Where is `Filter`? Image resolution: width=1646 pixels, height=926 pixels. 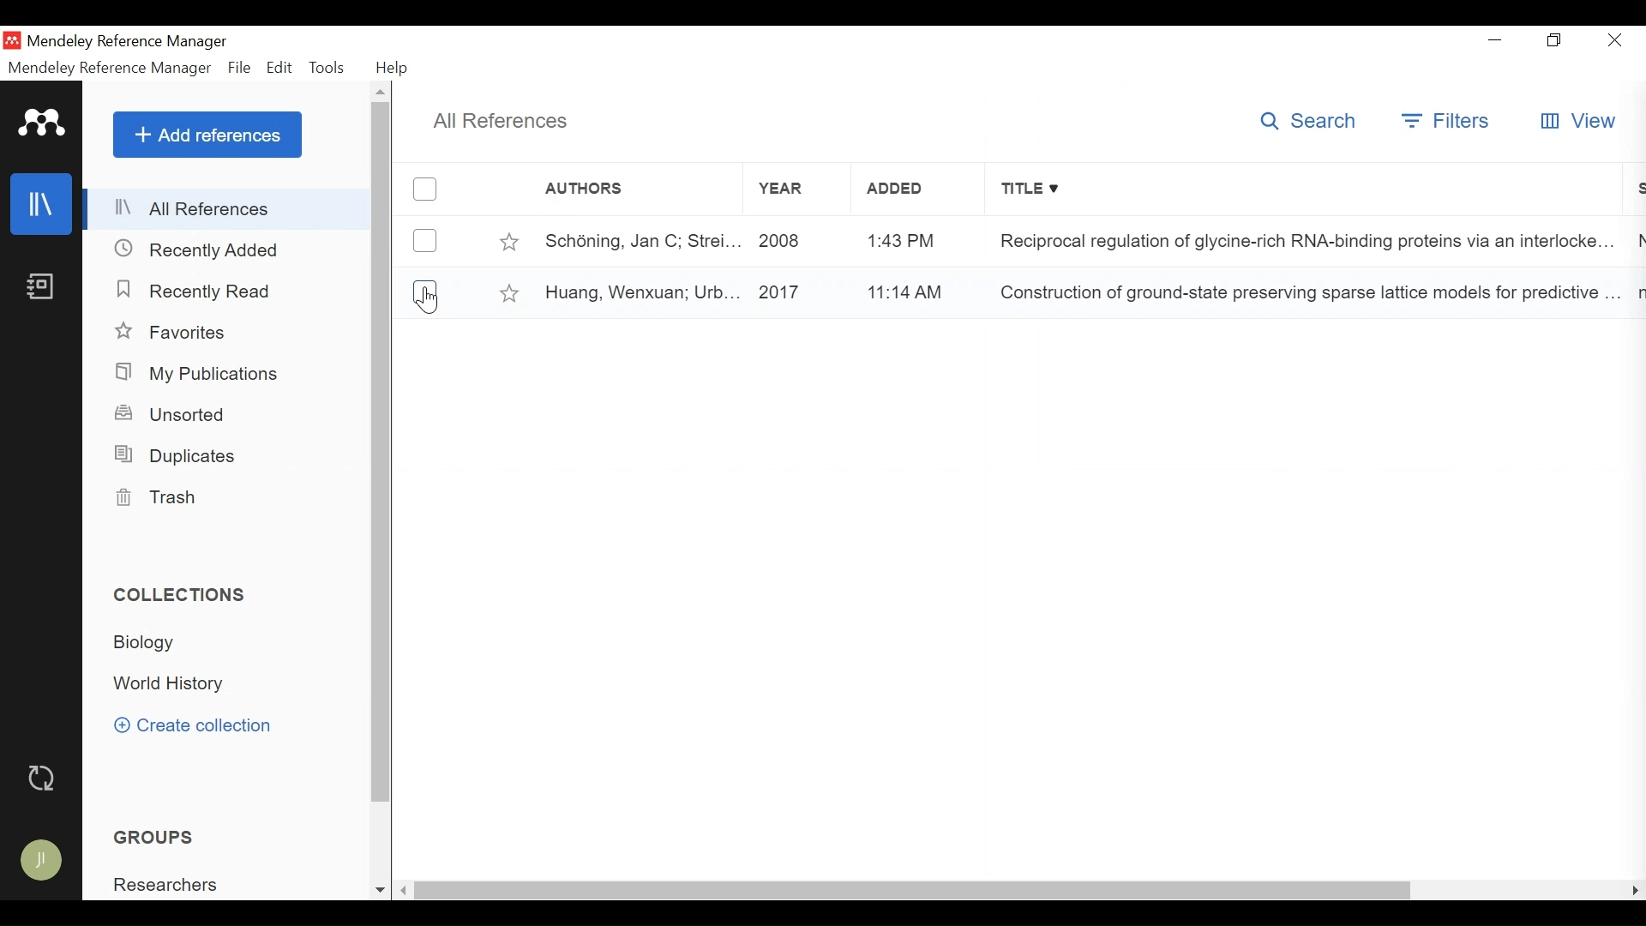 Filter is located at coordinates (1449, 121).